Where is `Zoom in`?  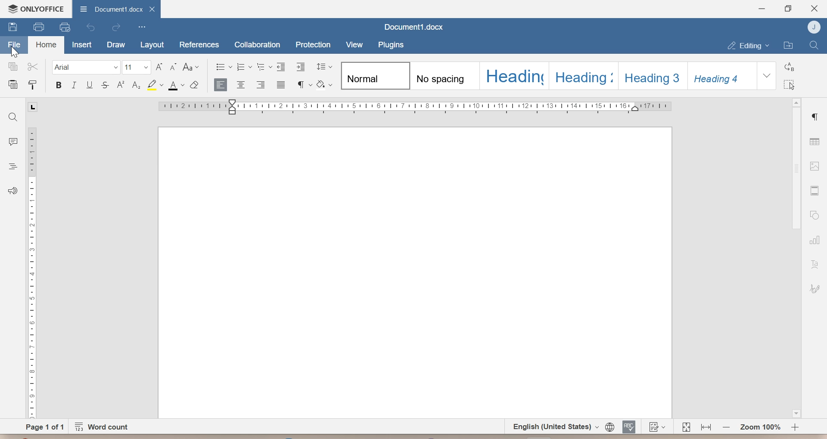 Zoom in is located at coordinates (795, 427).